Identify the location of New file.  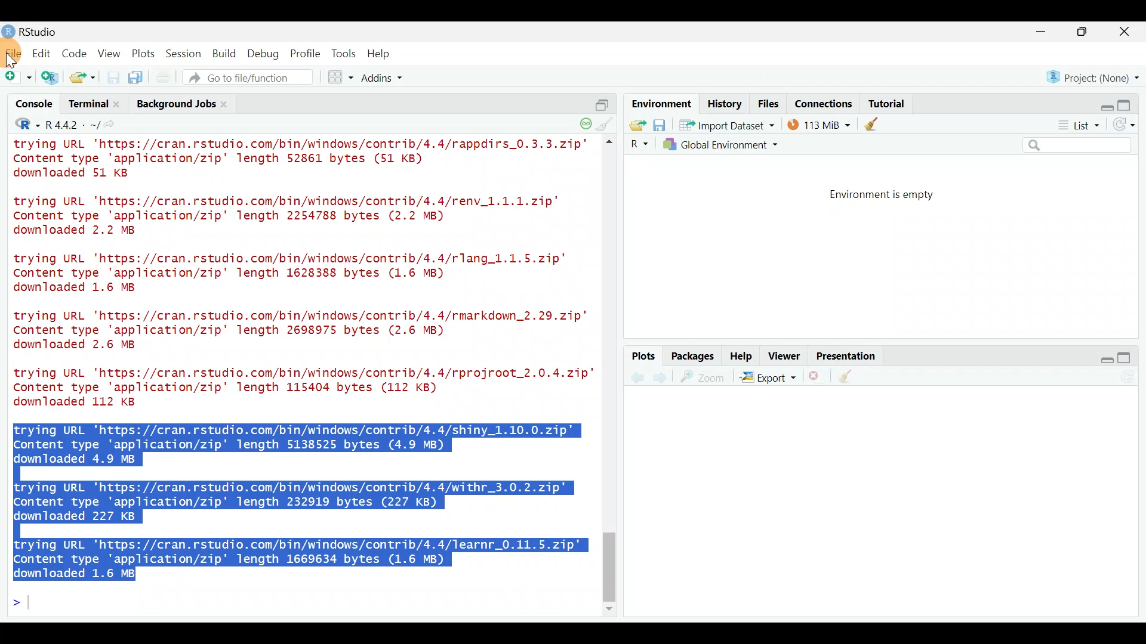
(17, 78).